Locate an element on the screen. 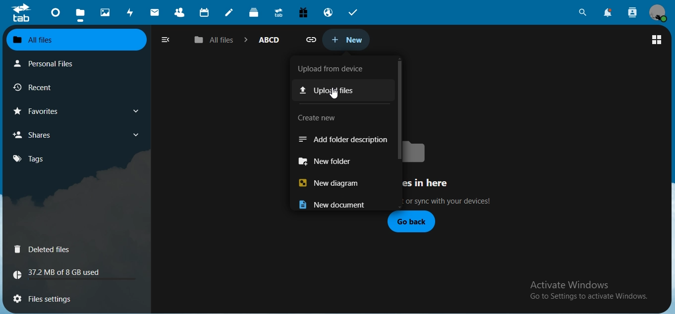 This screenshot has height=314, width=675. deleted files is located at coordinates (44, 250).